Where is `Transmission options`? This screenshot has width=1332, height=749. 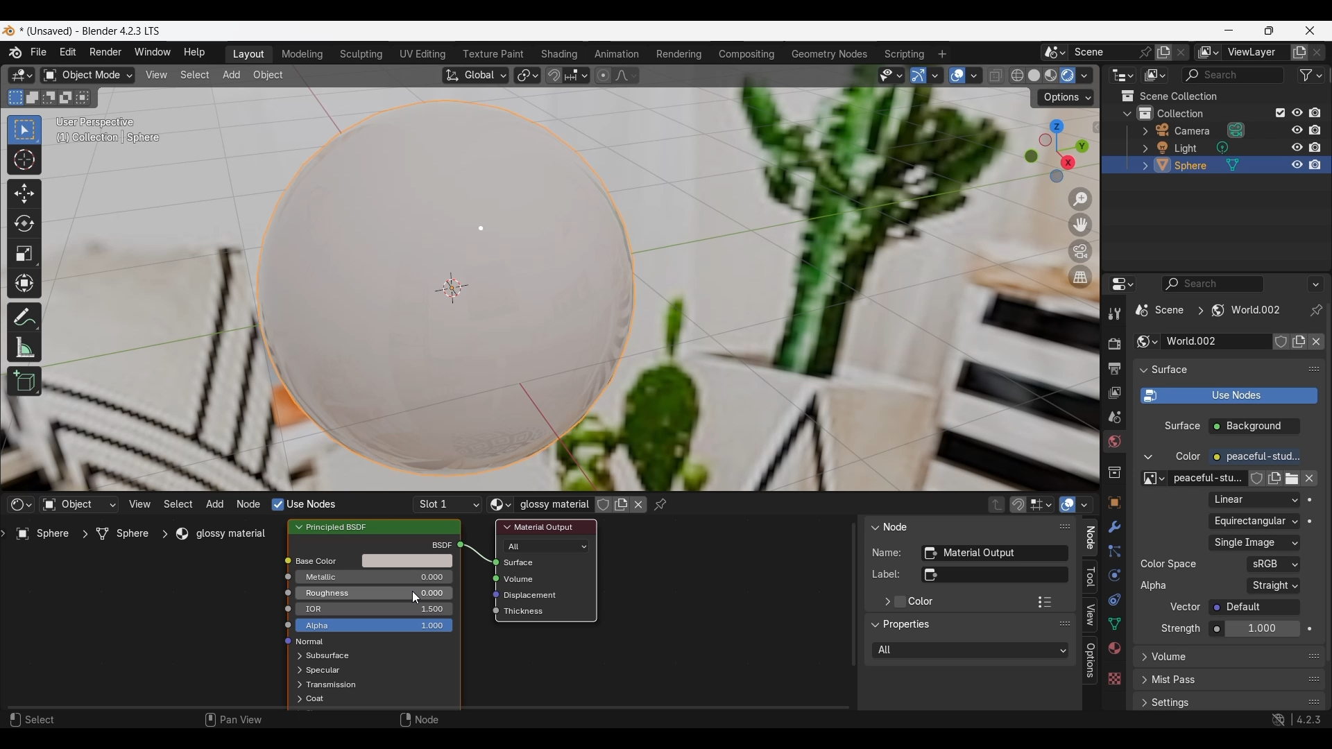
Transmission options is located at coordinates (333, 685).